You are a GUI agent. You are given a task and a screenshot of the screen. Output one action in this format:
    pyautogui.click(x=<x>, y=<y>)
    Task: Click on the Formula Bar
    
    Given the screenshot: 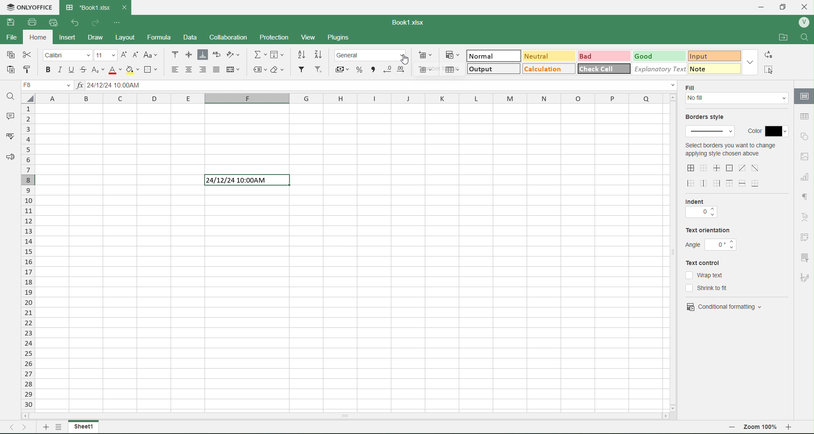 What is the action you would take?
    pyautogui.click(x=377, y=86)
    